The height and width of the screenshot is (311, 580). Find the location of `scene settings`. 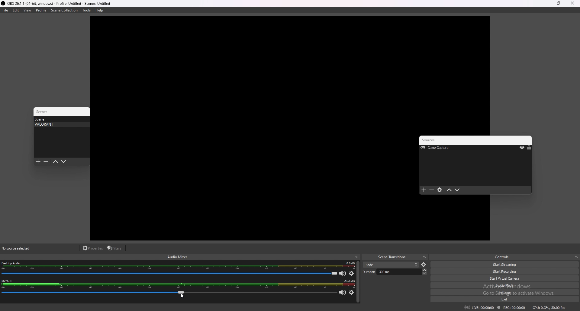

scene settings is located at coordinates (424, 265).